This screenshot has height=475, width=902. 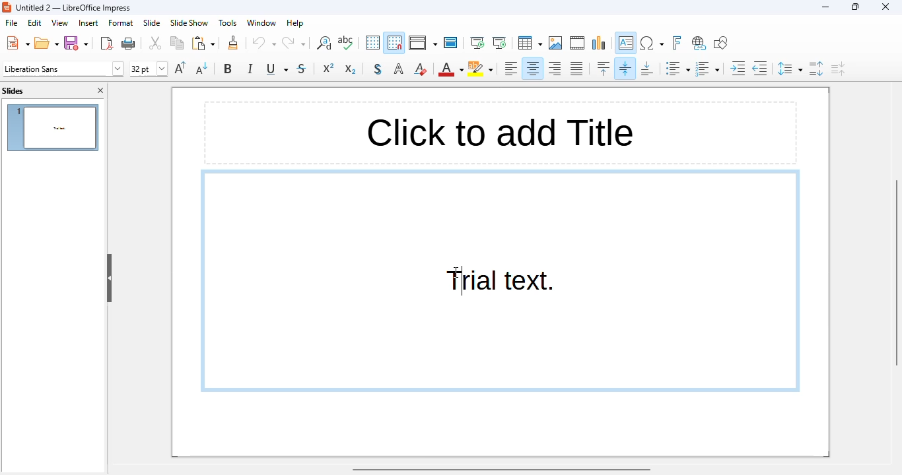 What do you see at coordinates (60, 22) in the screenshot?
I see `view` at bounding box center [60, 22].